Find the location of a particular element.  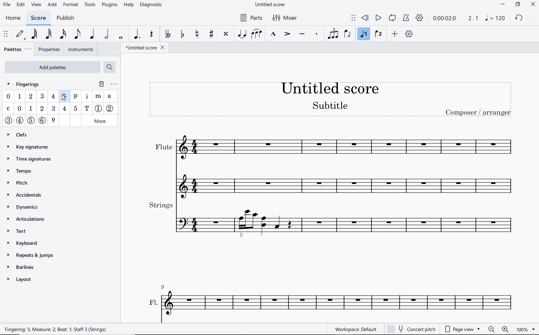

FINGERINGS ADDED TO STRINGS INSTRUMENT is located at coordinates (243, 238).